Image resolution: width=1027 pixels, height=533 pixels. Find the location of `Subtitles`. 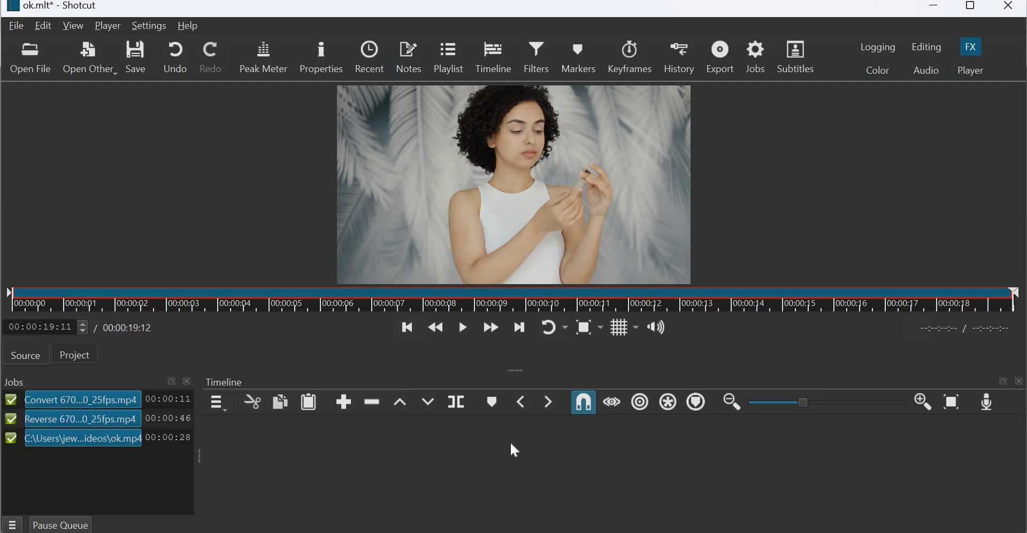

Subtitles is located at coordinates (799, 56).